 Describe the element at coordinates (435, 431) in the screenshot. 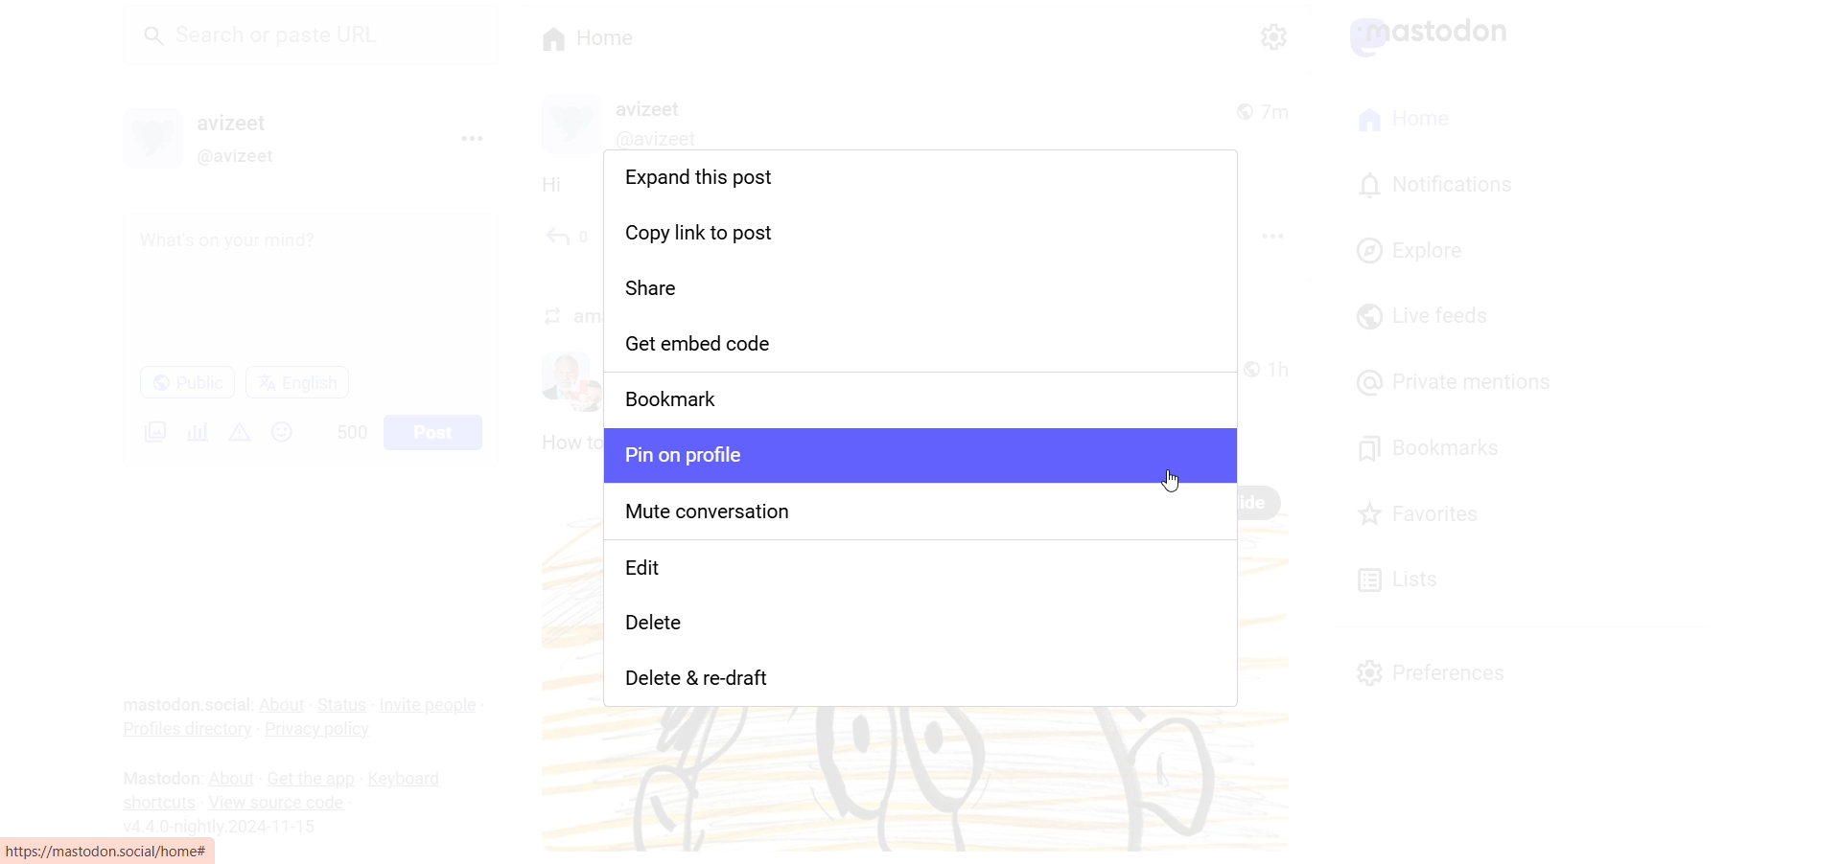

I see `Post` at that location.